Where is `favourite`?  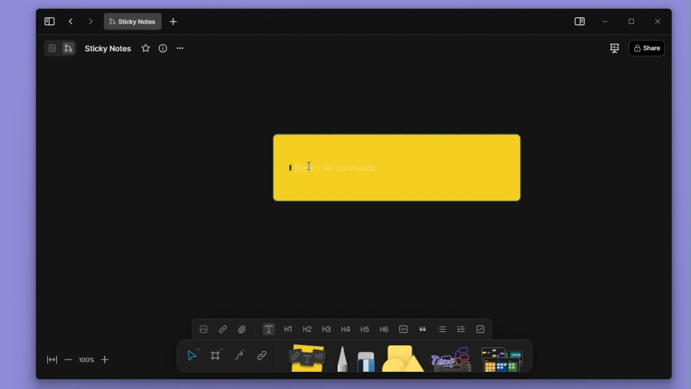 favourite is located at coordinates (146, 50).